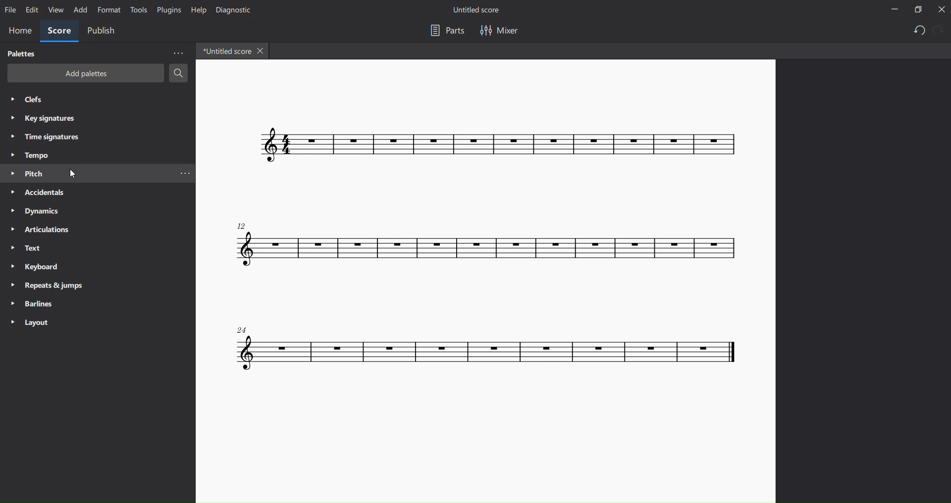  I want to click on format, so click(108, 9).